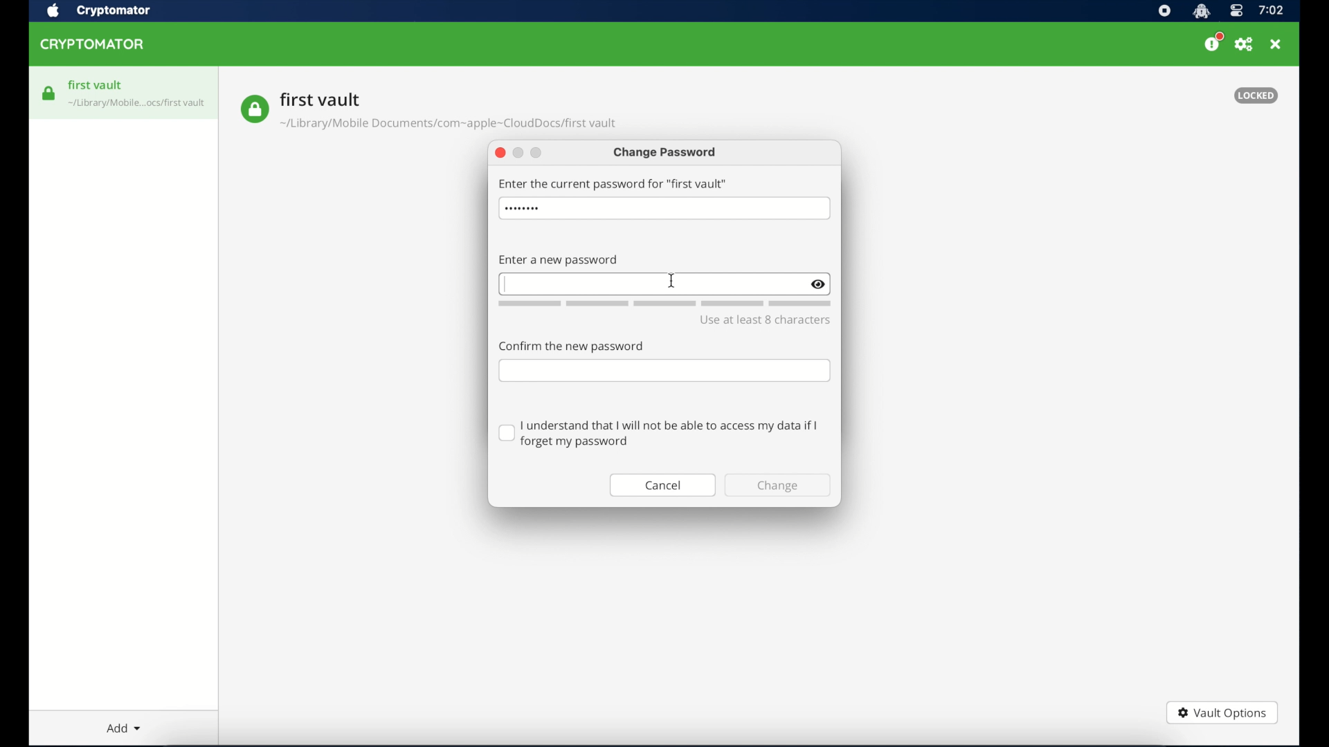 This screenshot has height=747, width=1329. I want to click on screen recorder icon, so click(1164, 12).